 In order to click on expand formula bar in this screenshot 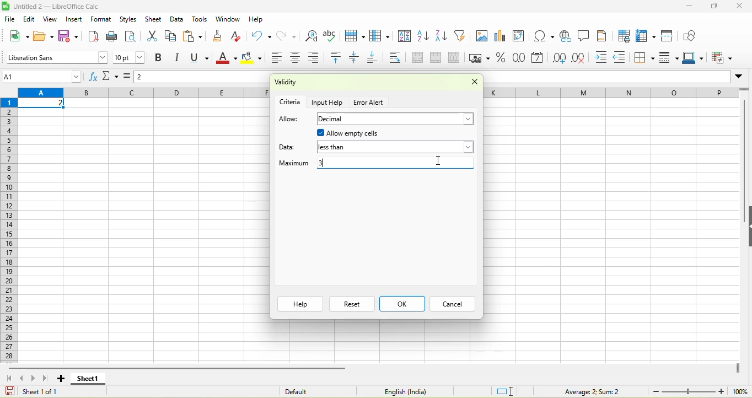, I will do `click(742, 78)`.